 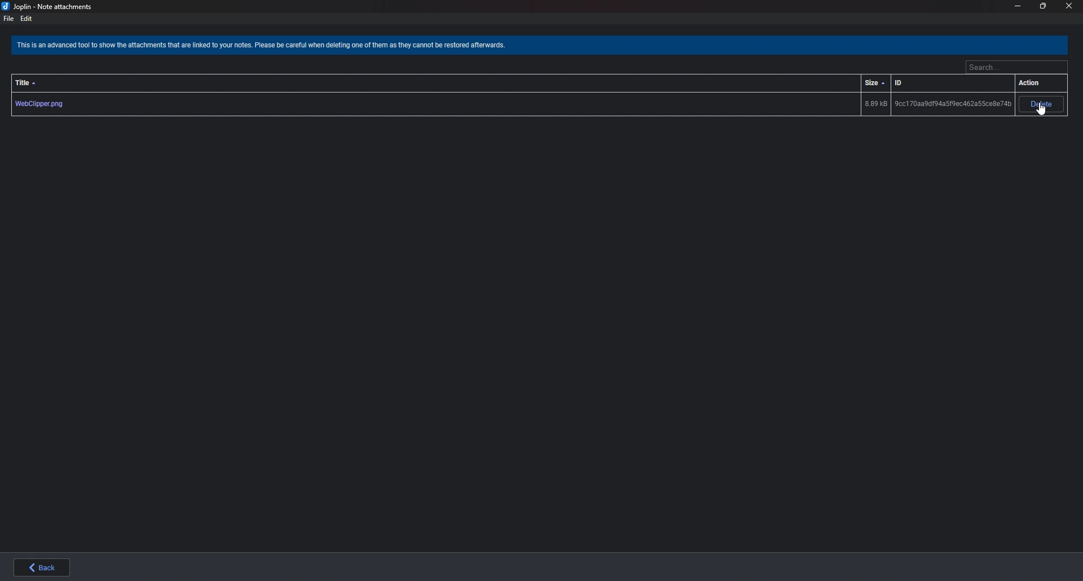 What do you see at coordinates (267, 46) in the screenshot?
I see `warning` at bounding box center [267, 46].